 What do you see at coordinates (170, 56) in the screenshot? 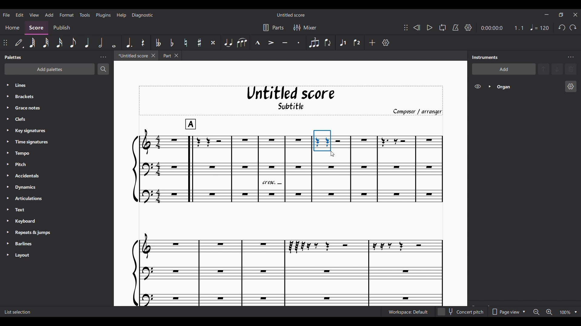
I see `Earlier tab` at bounding box center [170, 56].